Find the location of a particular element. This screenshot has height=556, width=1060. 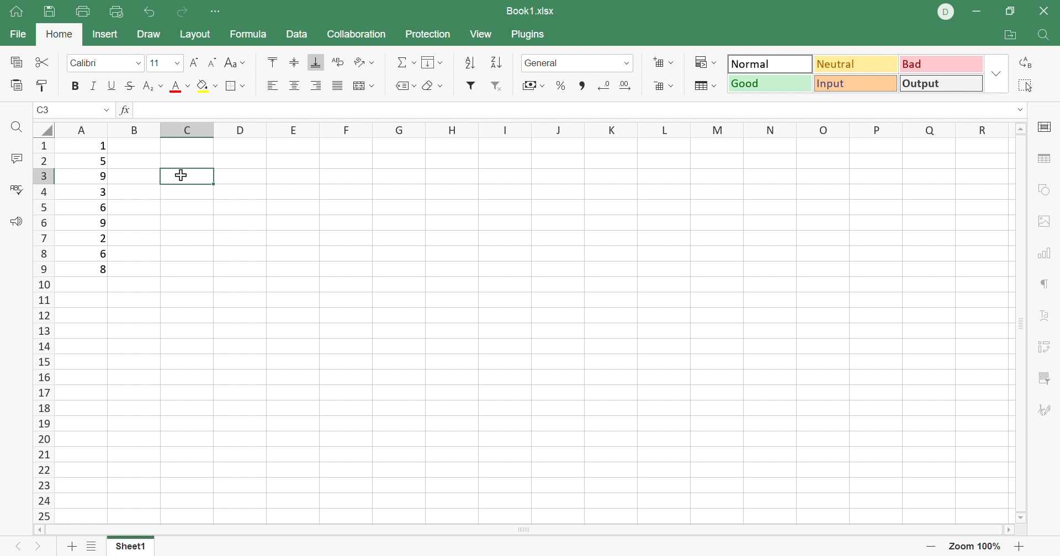

Cut is located at coordinates (42, 61).